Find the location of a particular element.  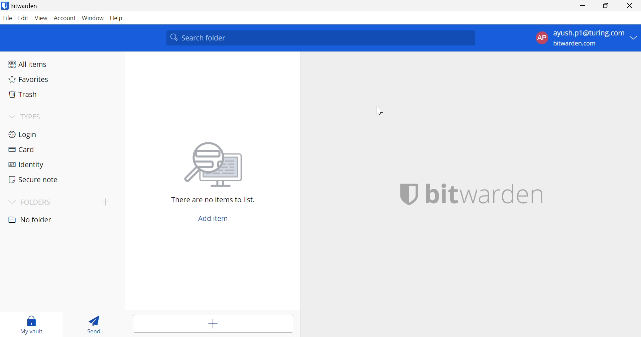

Edit is located at coordinates (24, 18).